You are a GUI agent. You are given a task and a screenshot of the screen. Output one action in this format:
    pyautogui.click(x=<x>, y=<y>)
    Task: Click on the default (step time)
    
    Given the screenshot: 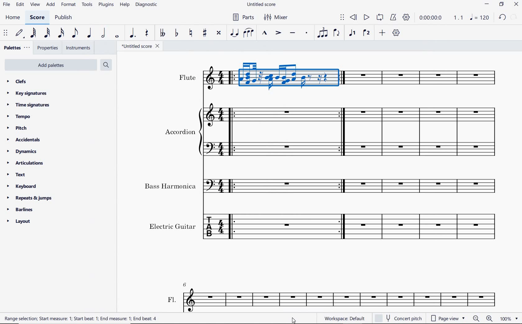 What is the action you would take?
    pyautogui.click(x=20, y=34)
    